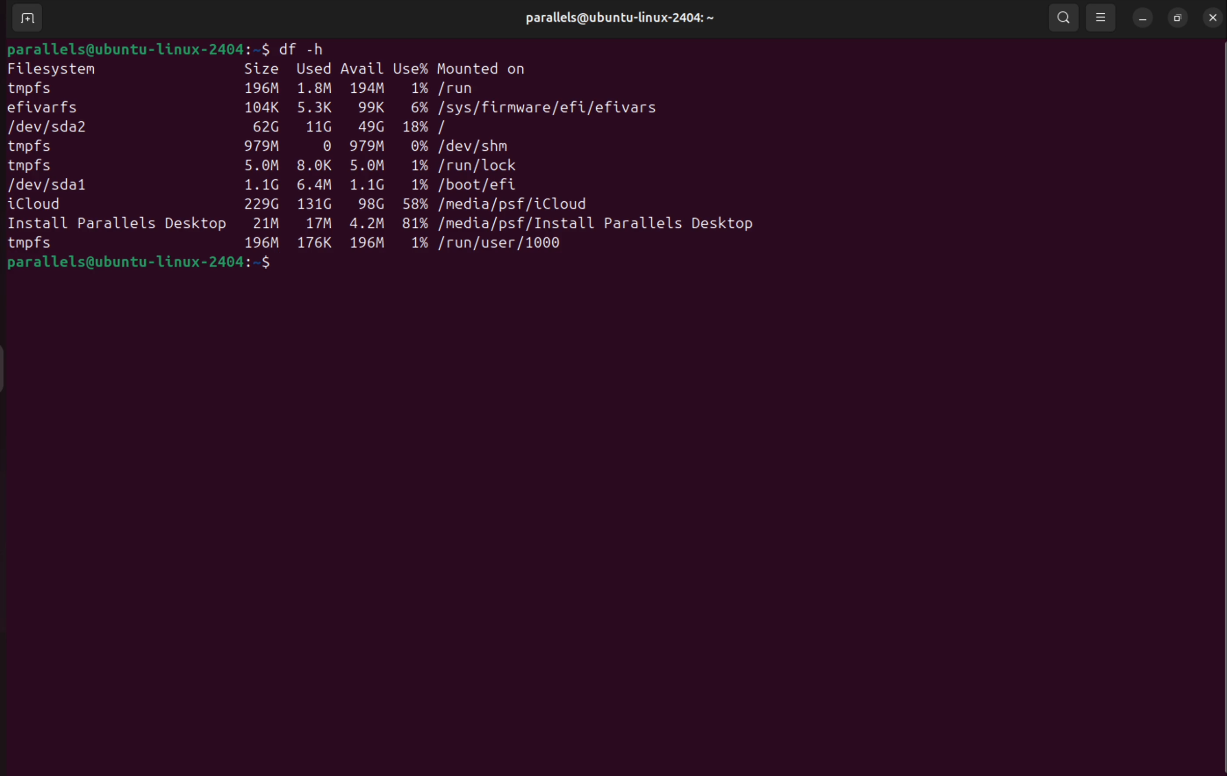 The width and height of the screenshot is (1227, 776). I want to click on 196 M, so click(267, 88).